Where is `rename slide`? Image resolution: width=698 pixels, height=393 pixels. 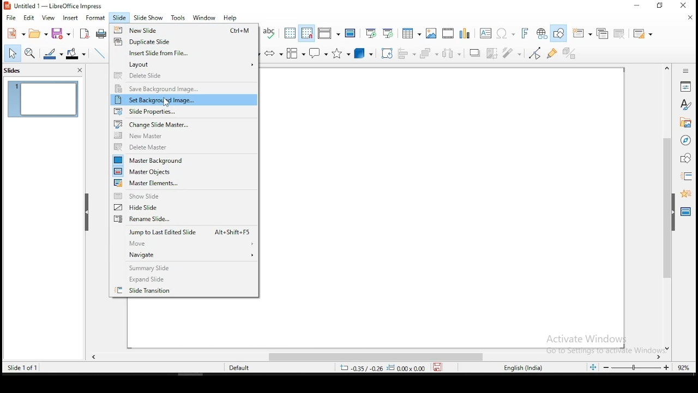
rename slide is located at coordinates (183, 220).